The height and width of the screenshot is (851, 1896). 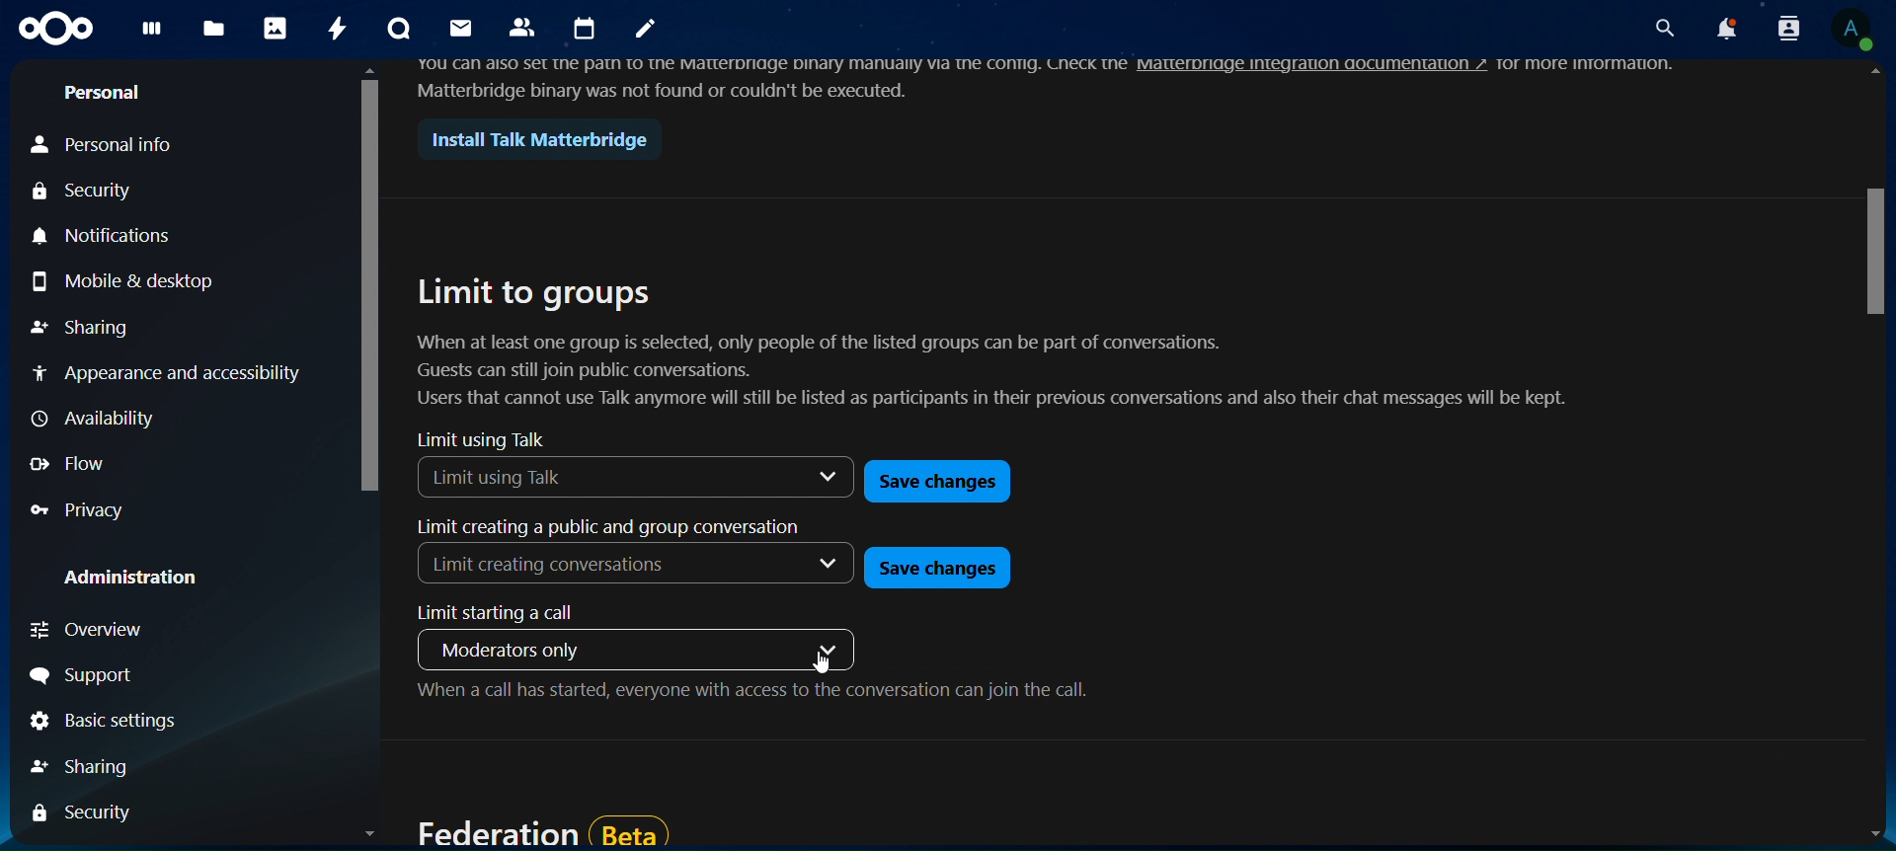 I want to click on sharing, so click(x=91, y=766).